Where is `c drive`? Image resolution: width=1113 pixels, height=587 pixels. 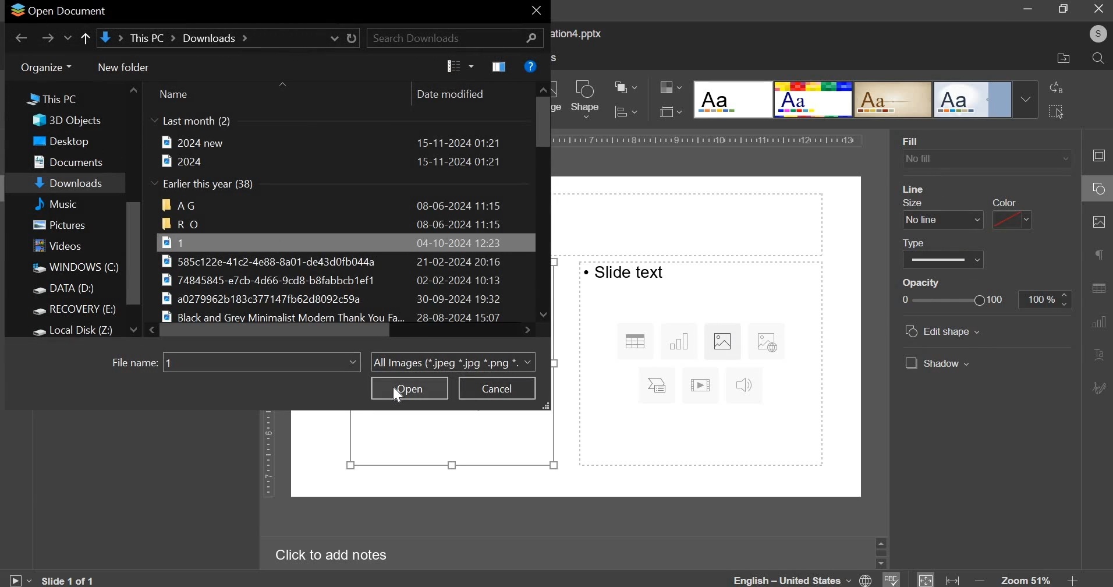 c drive is located at coordinates (74, 268).